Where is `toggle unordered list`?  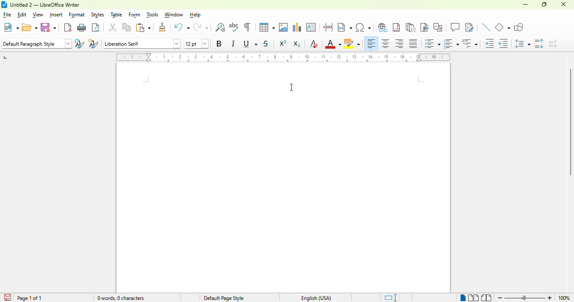
toggle unordered list is located at coordinates (432, 43).